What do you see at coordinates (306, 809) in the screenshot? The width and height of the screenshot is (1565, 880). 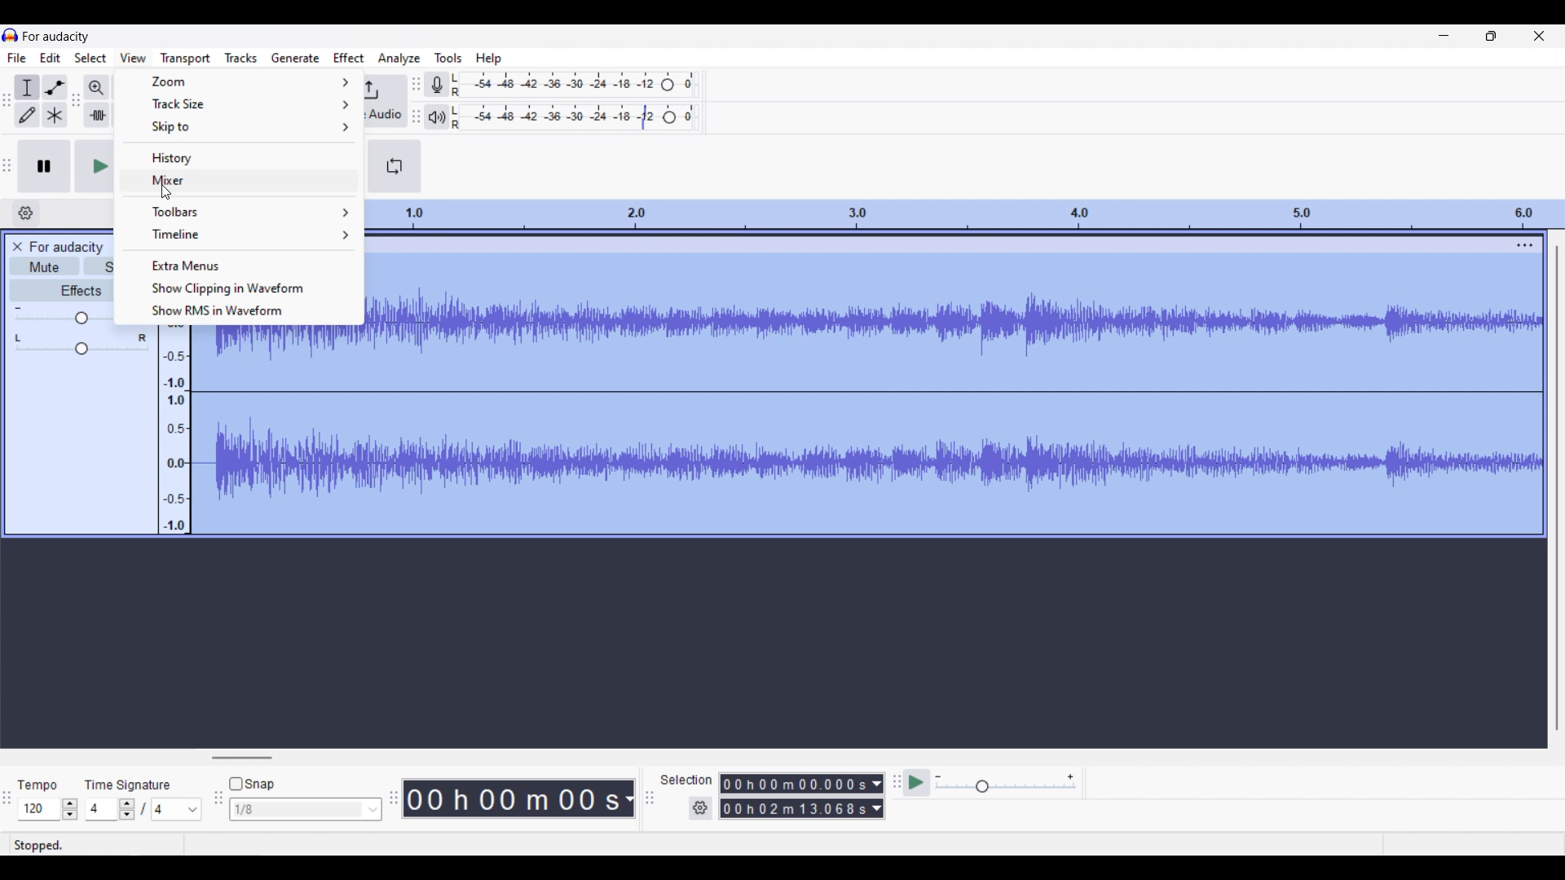 I see `Snap options` at bounding box center [306, 809].